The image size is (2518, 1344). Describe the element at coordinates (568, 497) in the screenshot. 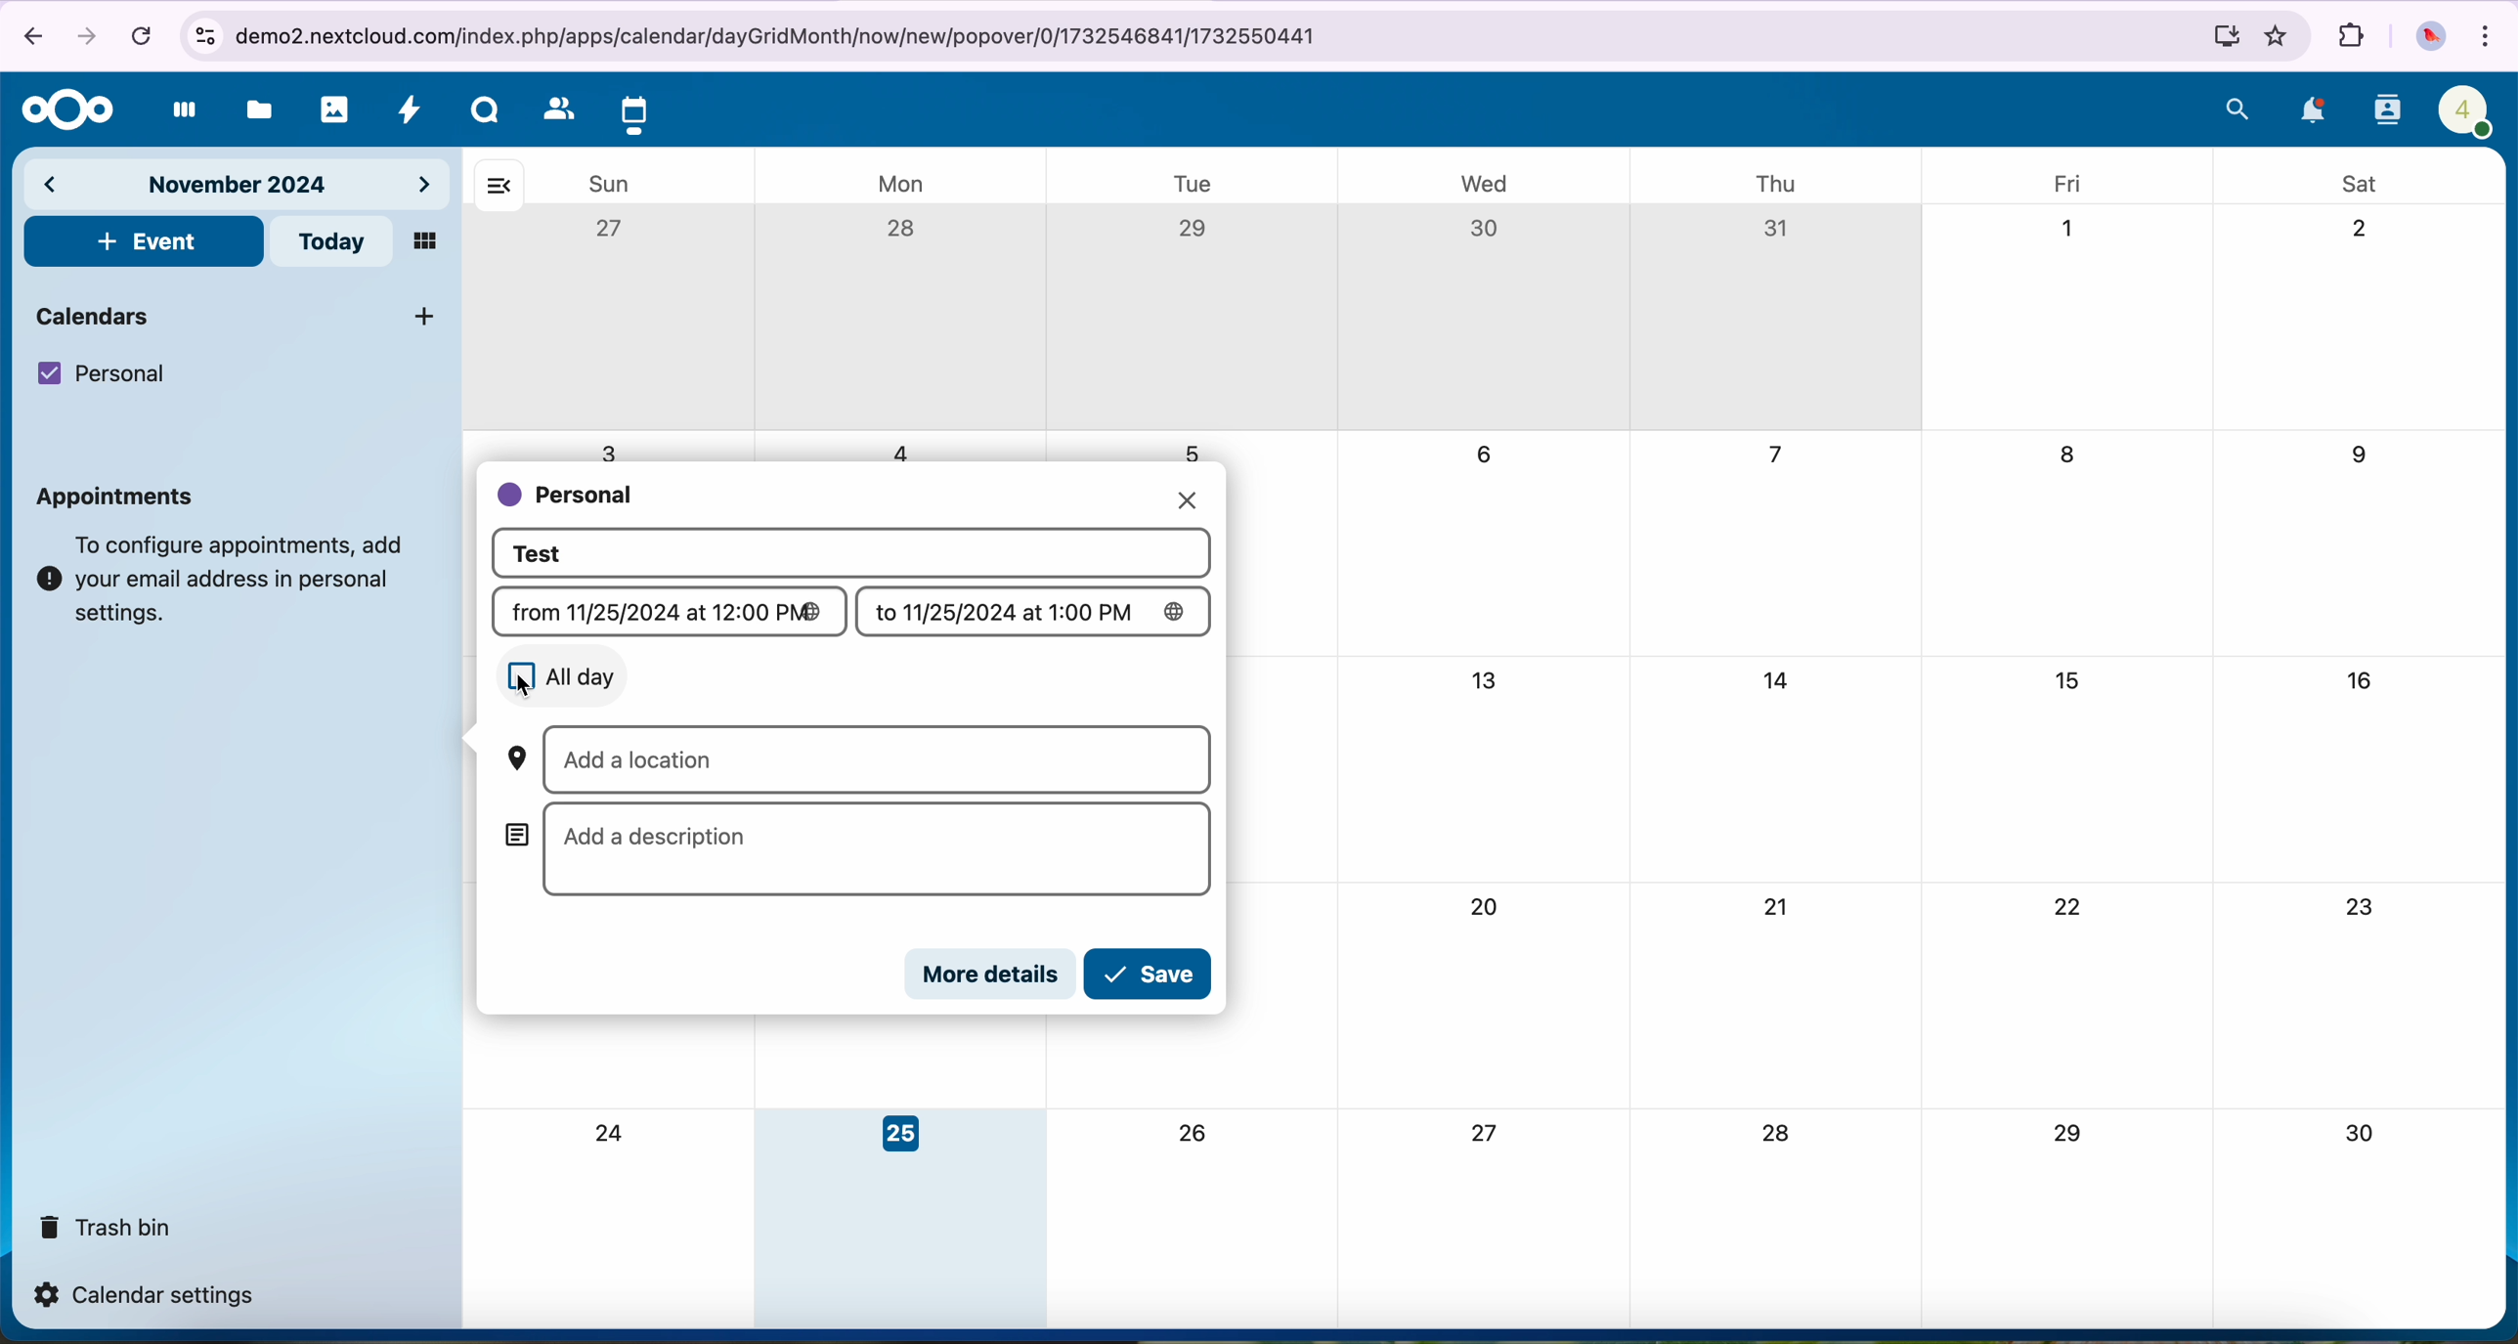

I see `personal` at that location.